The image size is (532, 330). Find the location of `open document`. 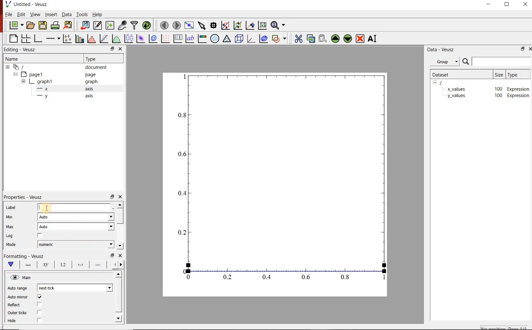

open document is located at coordinates (31, 25).